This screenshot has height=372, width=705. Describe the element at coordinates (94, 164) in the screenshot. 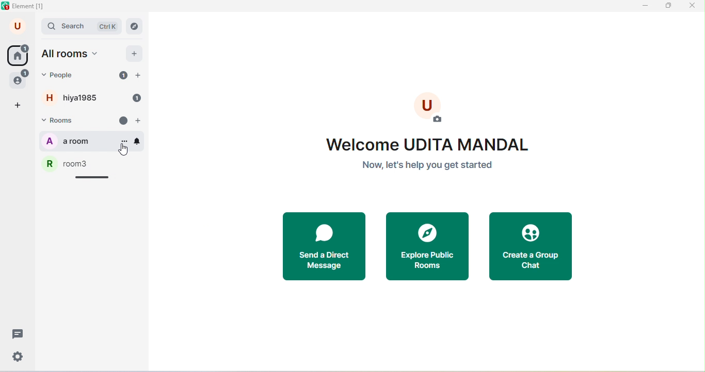

I see `room3` at that location.